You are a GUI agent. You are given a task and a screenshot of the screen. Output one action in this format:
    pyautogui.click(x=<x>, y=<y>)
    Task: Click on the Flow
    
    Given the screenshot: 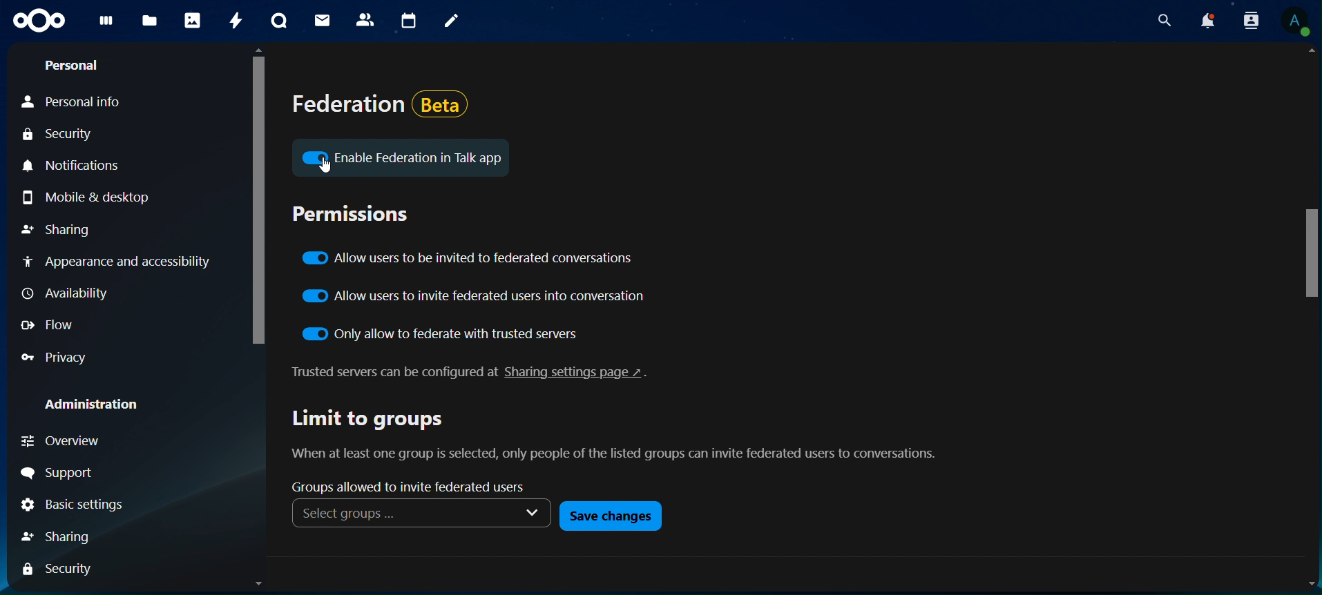 What is the action you would take?
    pyautogui.click(x=50, y=325)
    